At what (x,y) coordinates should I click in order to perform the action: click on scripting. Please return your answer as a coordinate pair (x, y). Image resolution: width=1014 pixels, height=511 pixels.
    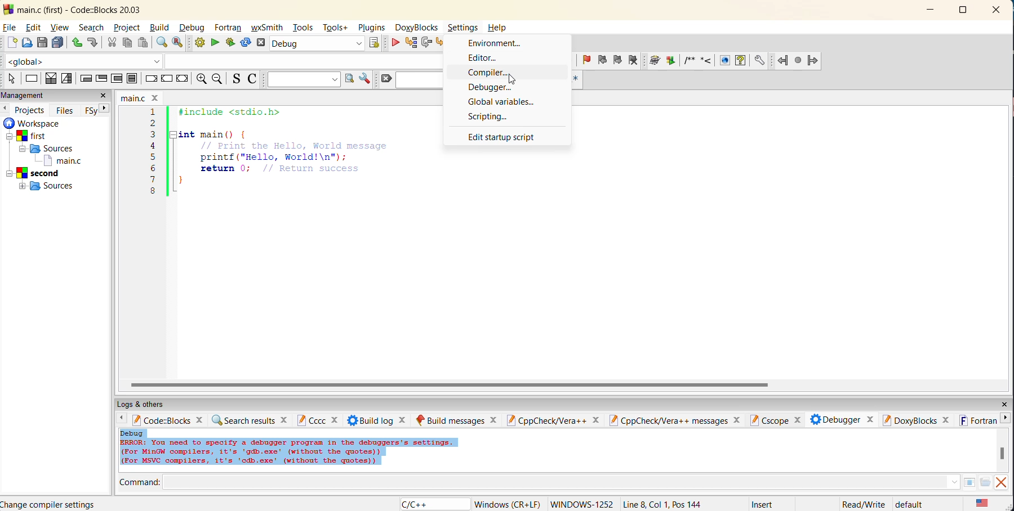
    Looking at the image, I should click on (490, 118).